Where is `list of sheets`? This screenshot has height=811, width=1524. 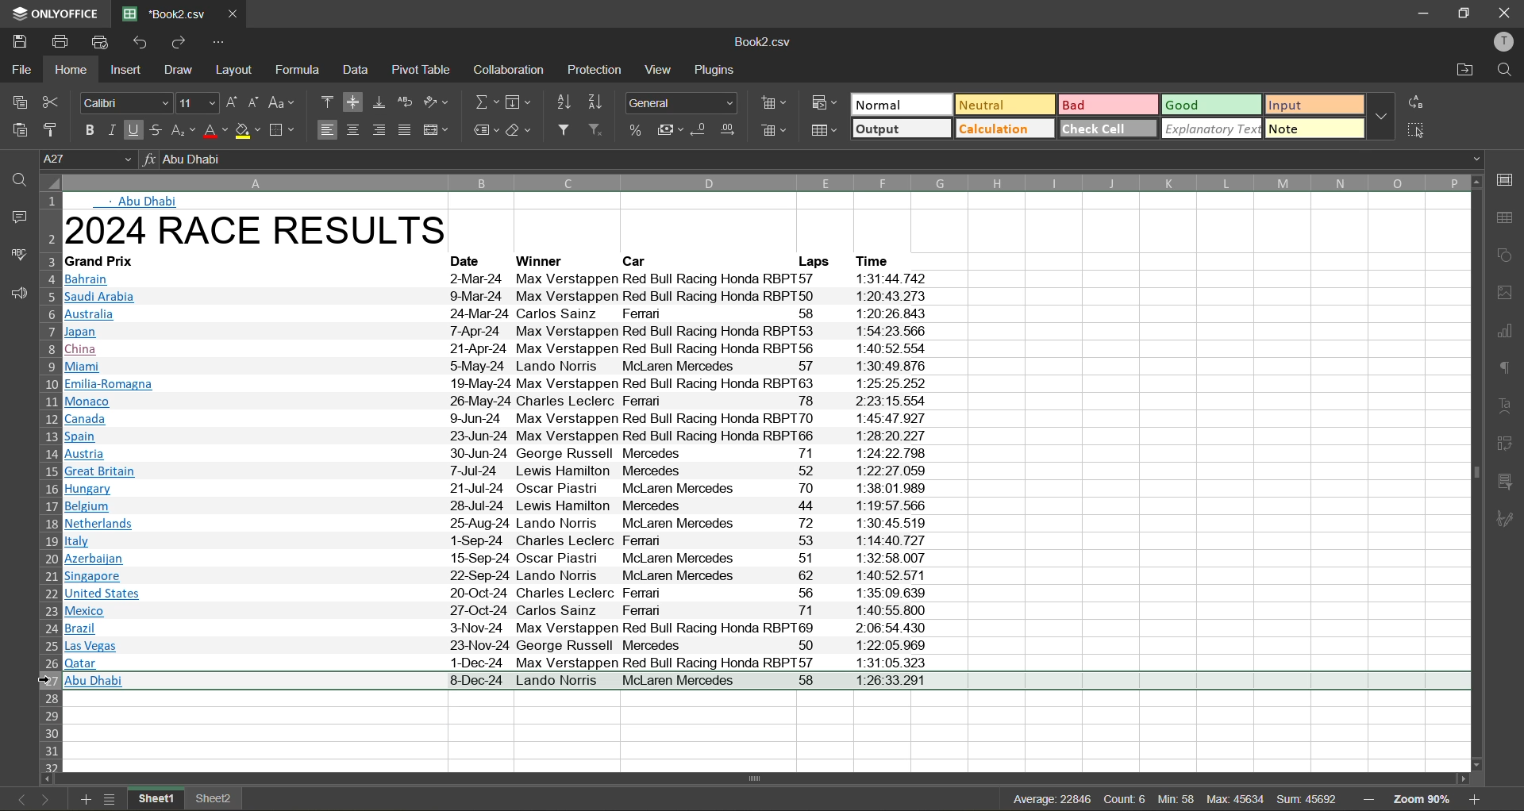
list of sheets is located at coordinates (111, 799).